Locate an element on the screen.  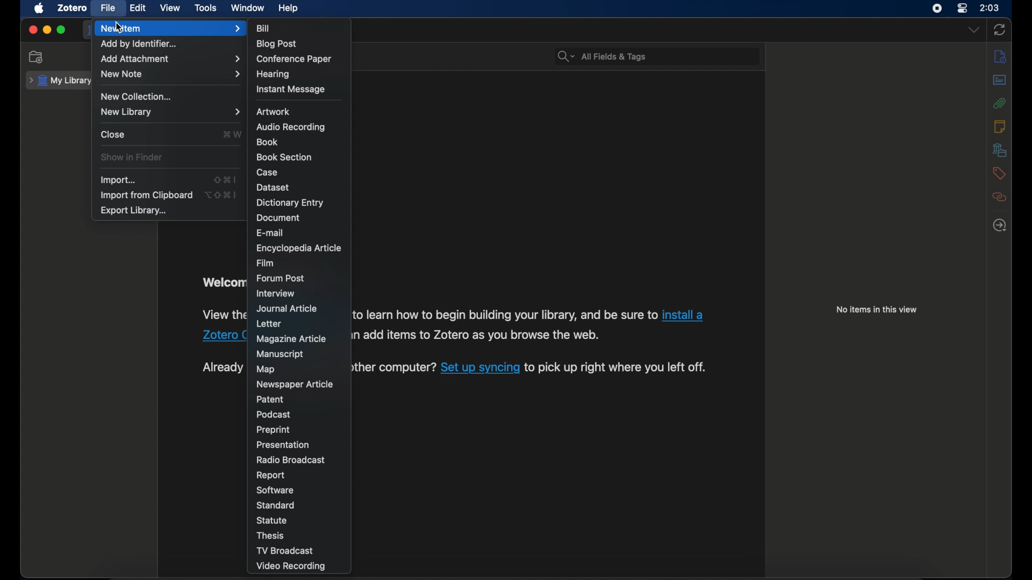
notes is located at coordinates (999, 126).